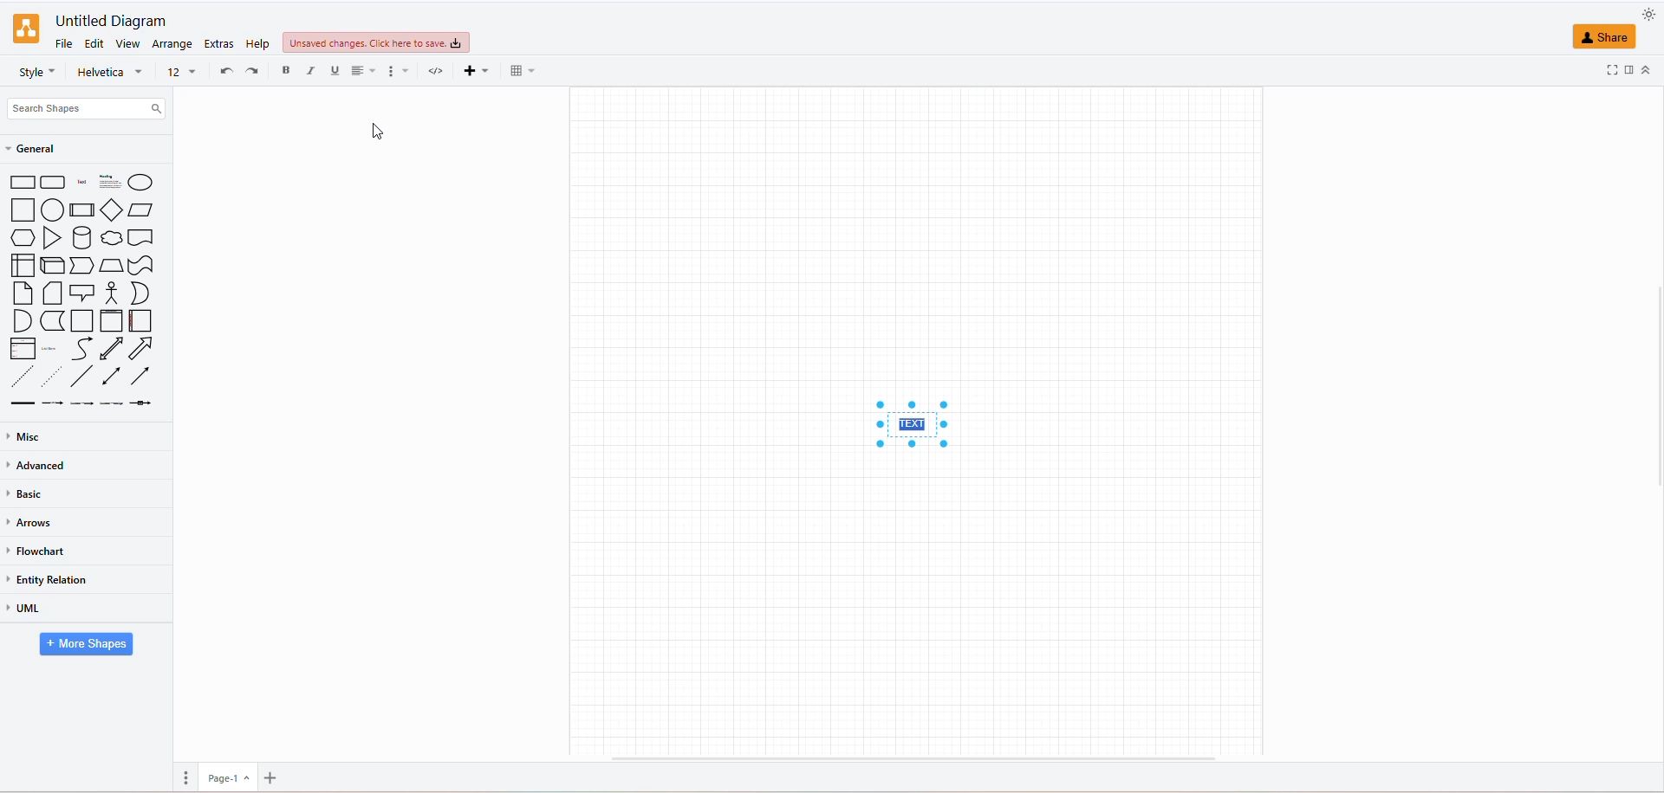 Image resolution: width=1664 pixels, height=793 pixels. I want to click on page 1, so click(226, 777).